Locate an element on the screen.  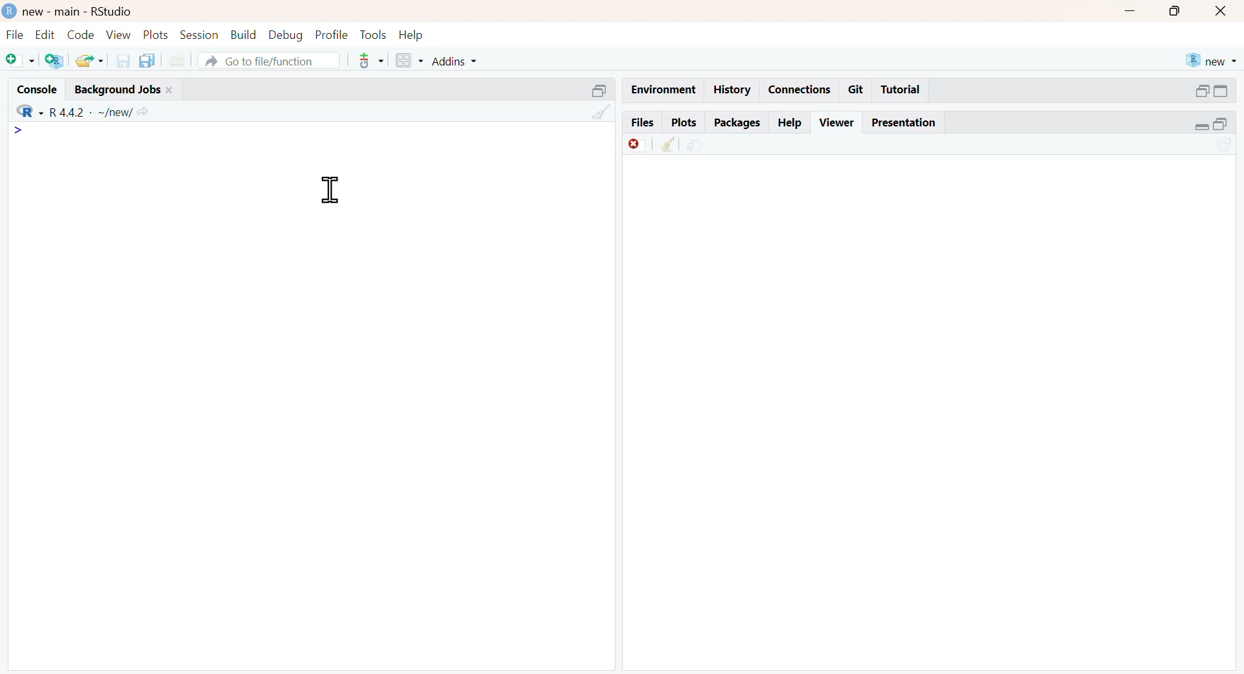
Connections is located at coordinates (798, 88).